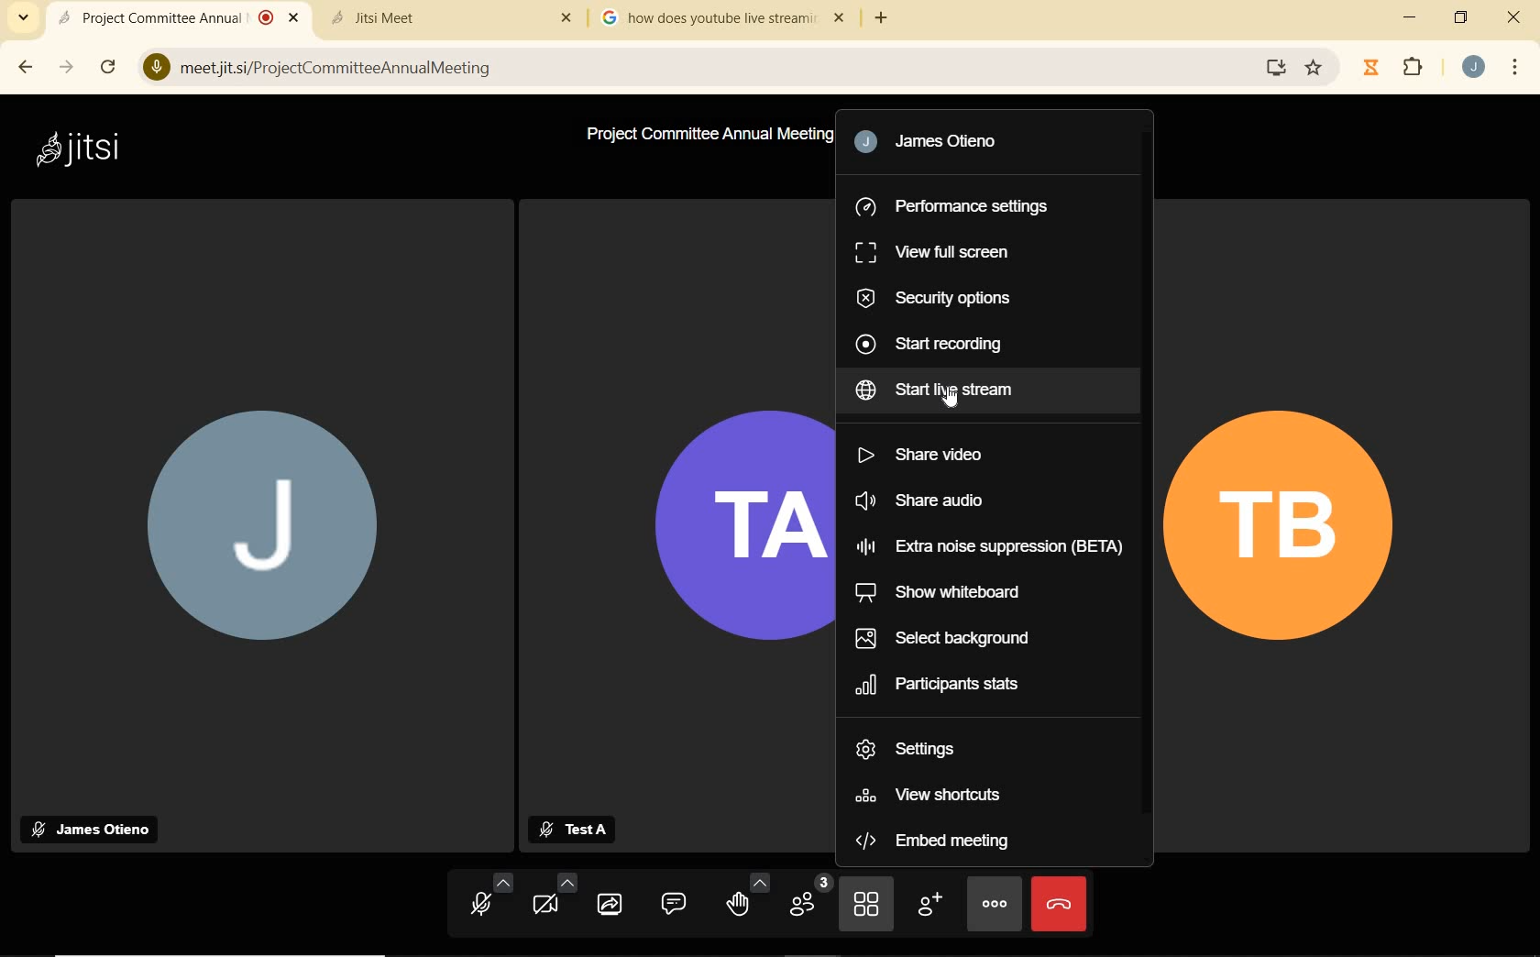  Describe the element at coordinates (998, 907) in the screenshot. I see `crusor` at that location.